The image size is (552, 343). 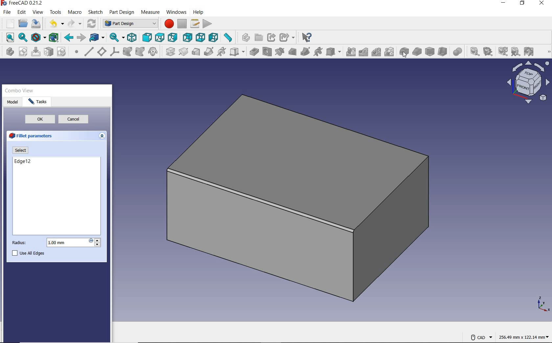 What do you see at coordinates (287, 37) in the screenshot?
I see `make sub-link` at bounding box center [287, 37].